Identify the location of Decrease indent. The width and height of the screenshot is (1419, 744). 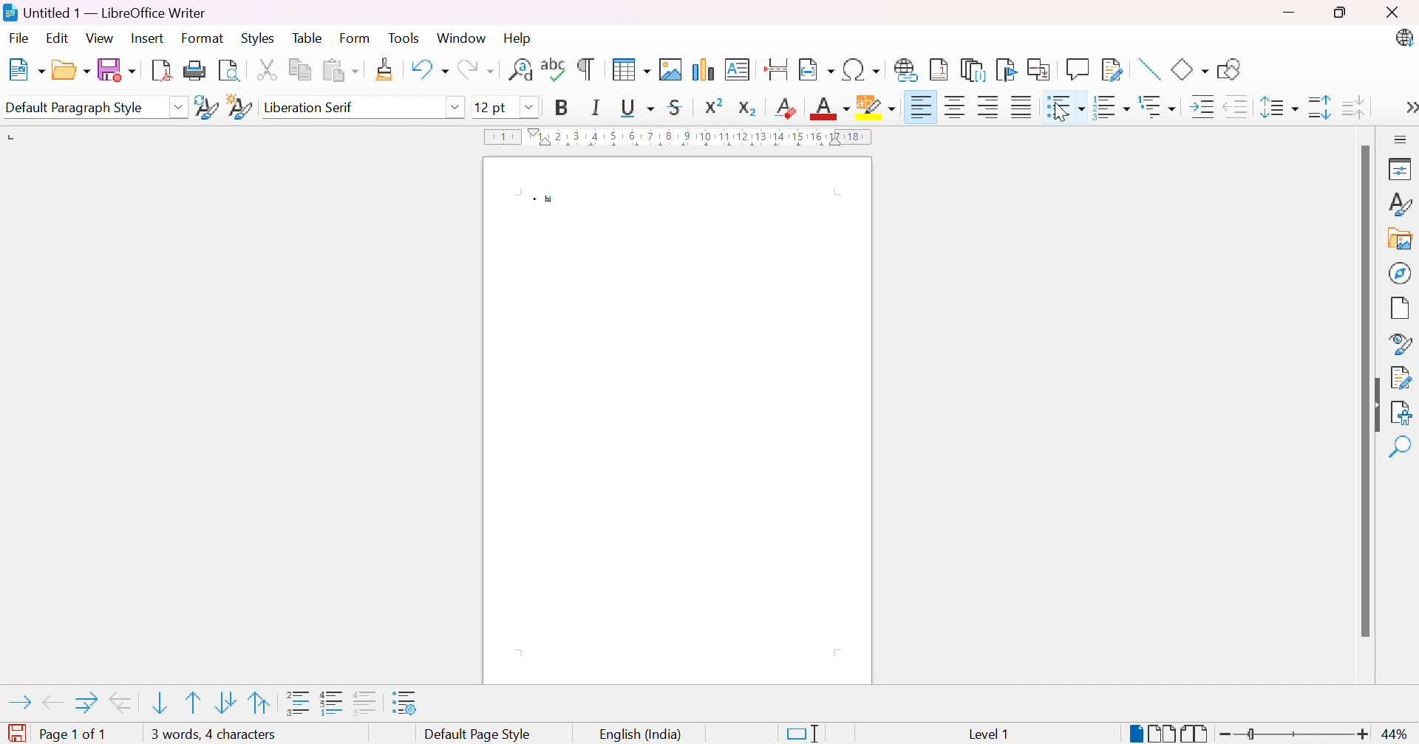
(1235, 106).